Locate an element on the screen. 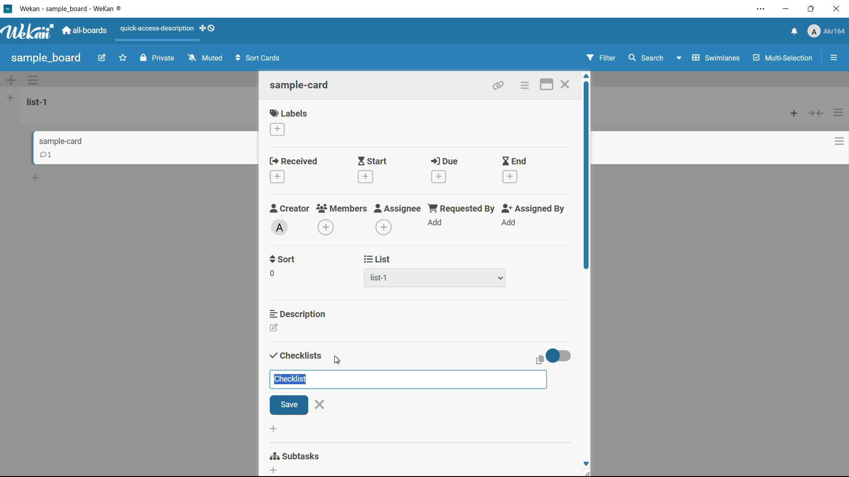 This screenshot has height=477, width=849. received is located at coordinates (291, 161).